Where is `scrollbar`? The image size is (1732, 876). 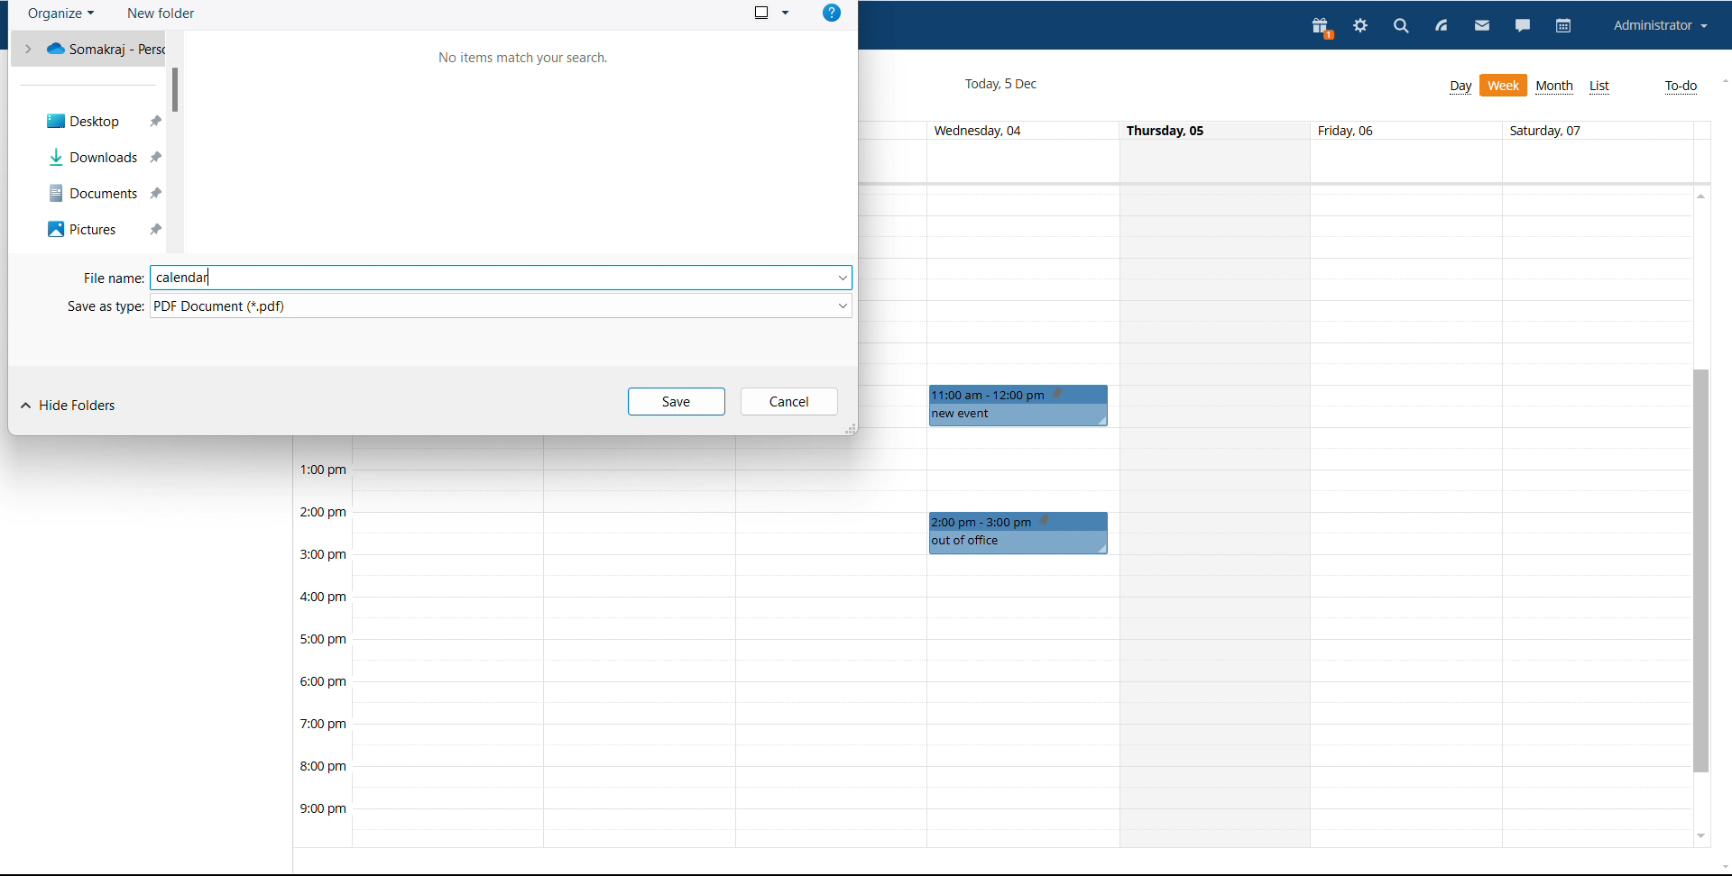
scrollbar is located at coordinates (175, 89).